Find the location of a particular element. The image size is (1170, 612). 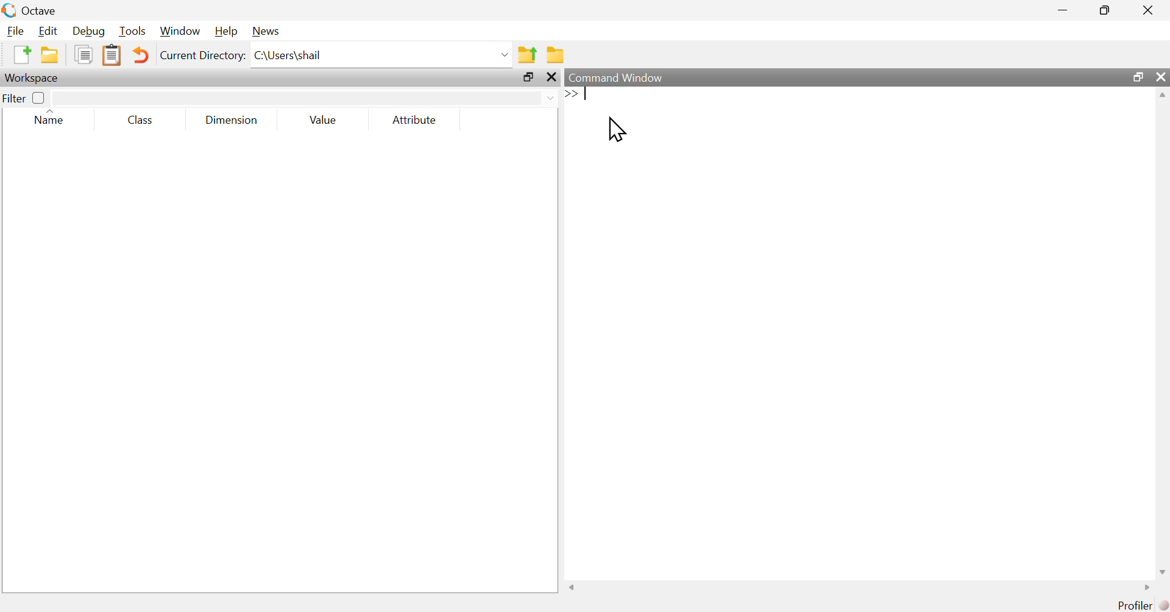

undo is located at coordinates (141, 54).